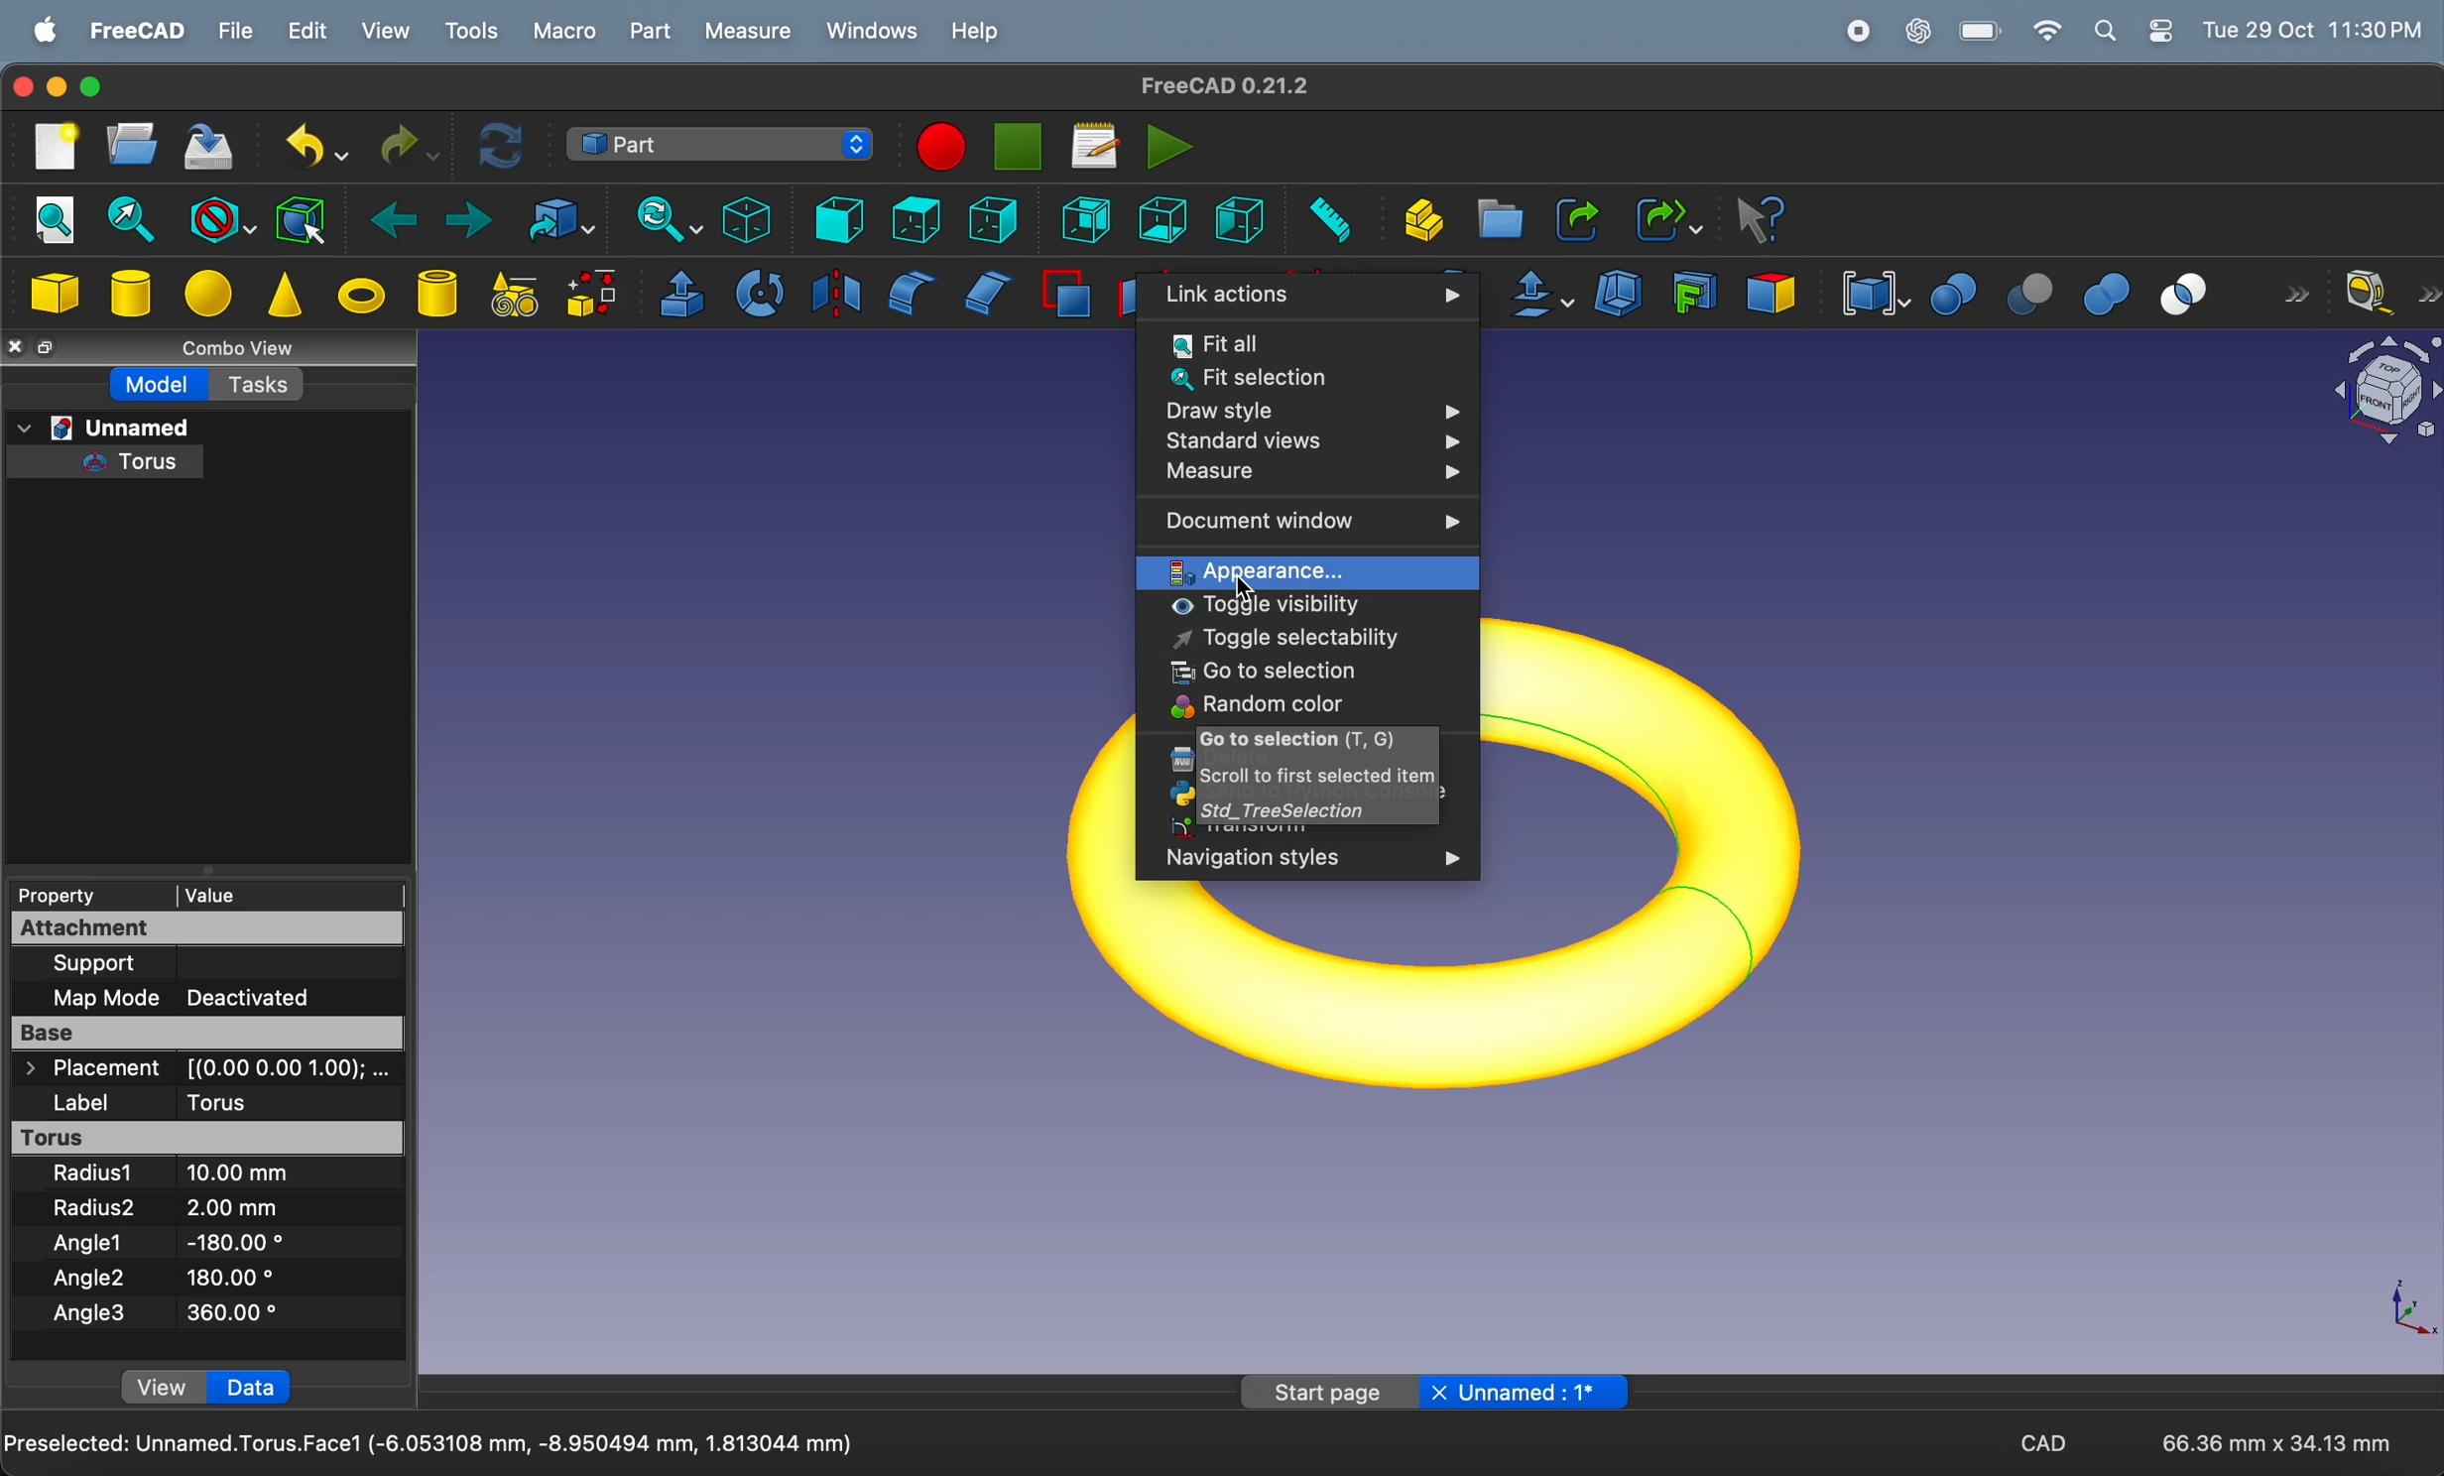  I want to click on 180.00, so click(231, 1276).